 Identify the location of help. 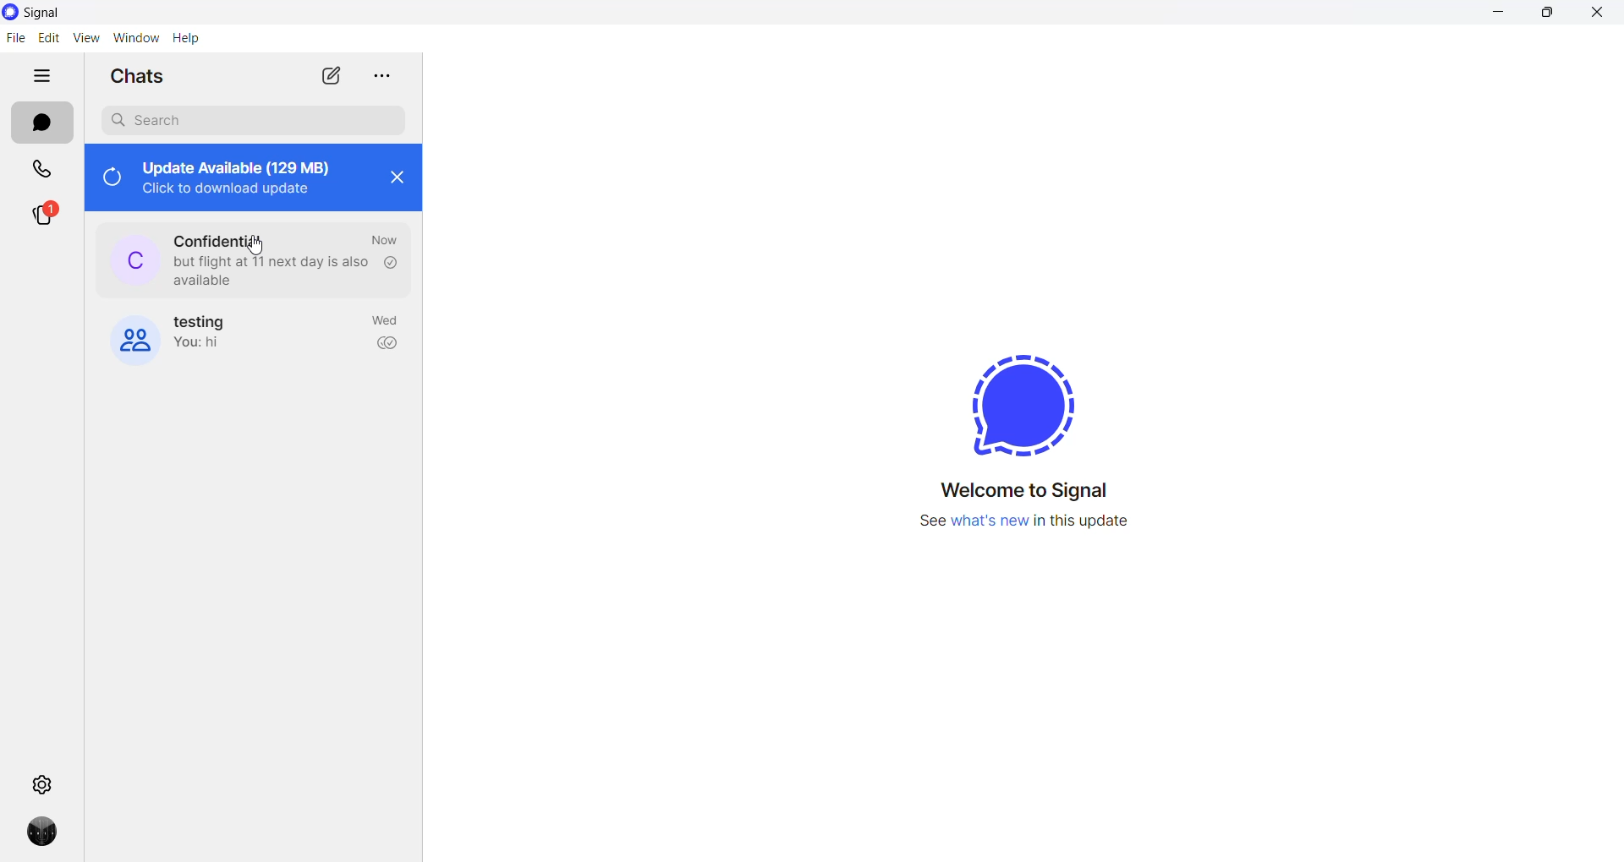
(189, 40).